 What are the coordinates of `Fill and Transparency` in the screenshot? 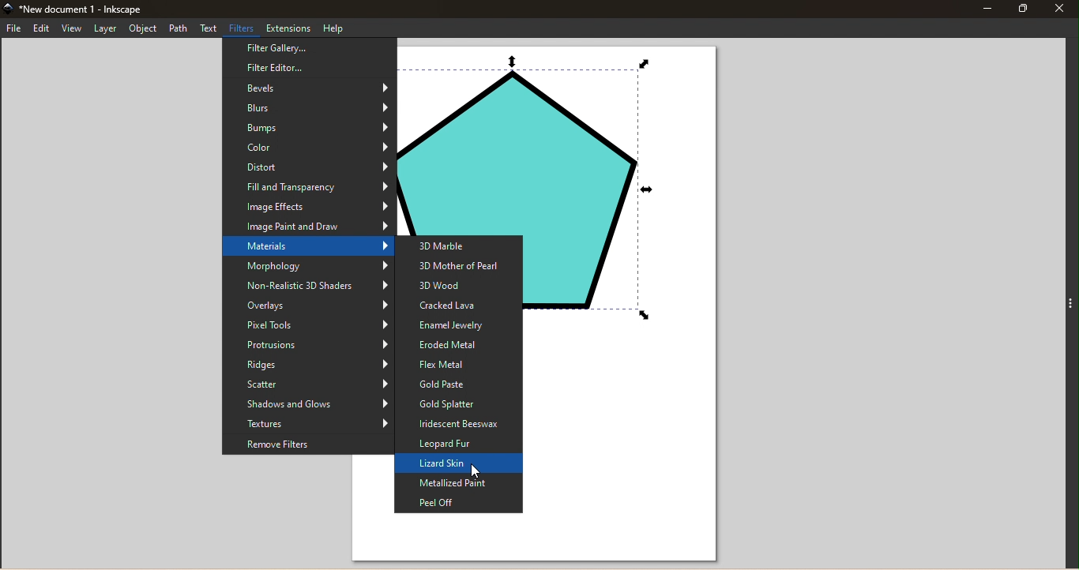 It's located at (306, 188).